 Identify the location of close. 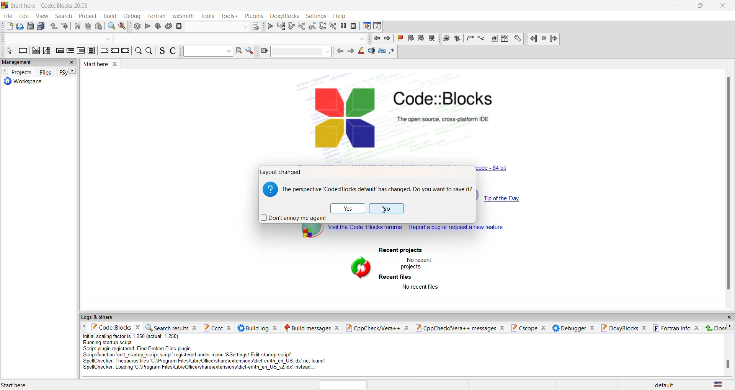
(408, 328).